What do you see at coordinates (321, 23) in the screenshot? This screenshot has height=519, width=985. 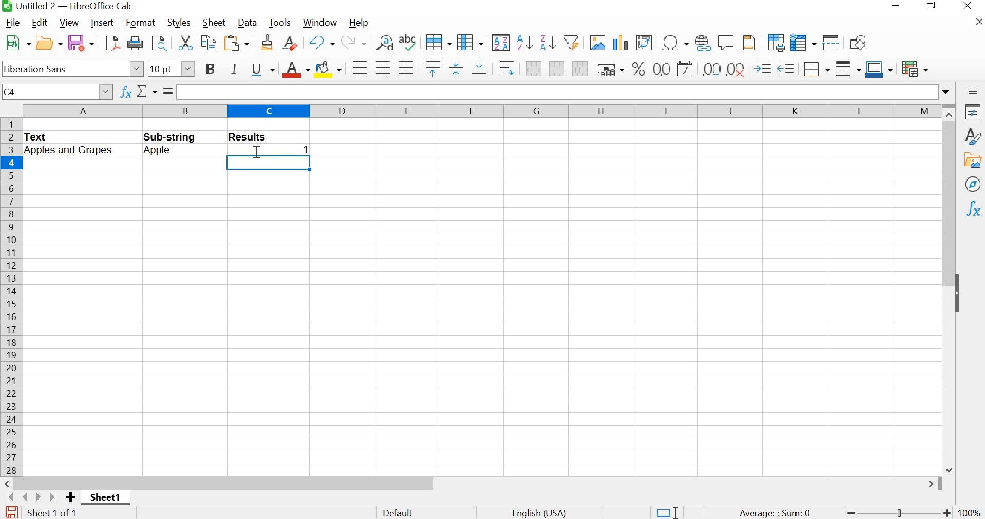 I see `window` at bounding box center [321, 23].